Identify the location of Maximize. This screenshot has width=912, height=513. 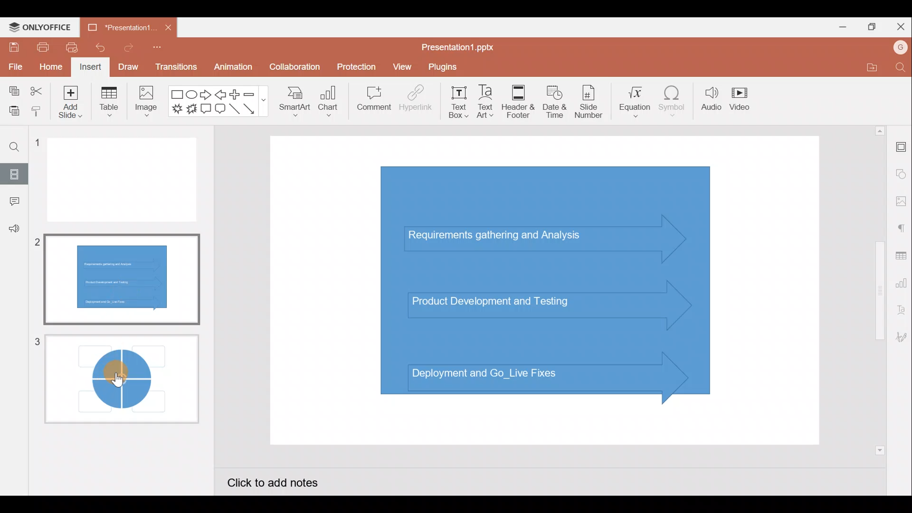
(874, 26).